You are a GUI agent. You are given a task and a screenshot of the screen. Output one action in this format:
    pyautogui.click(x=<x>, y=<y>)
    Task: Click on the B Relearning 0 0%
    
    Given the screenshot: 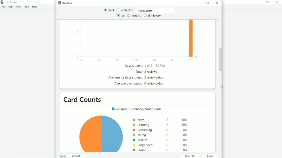 What is the action you would take?
    pyautogui.click(x=161, y=130)
    